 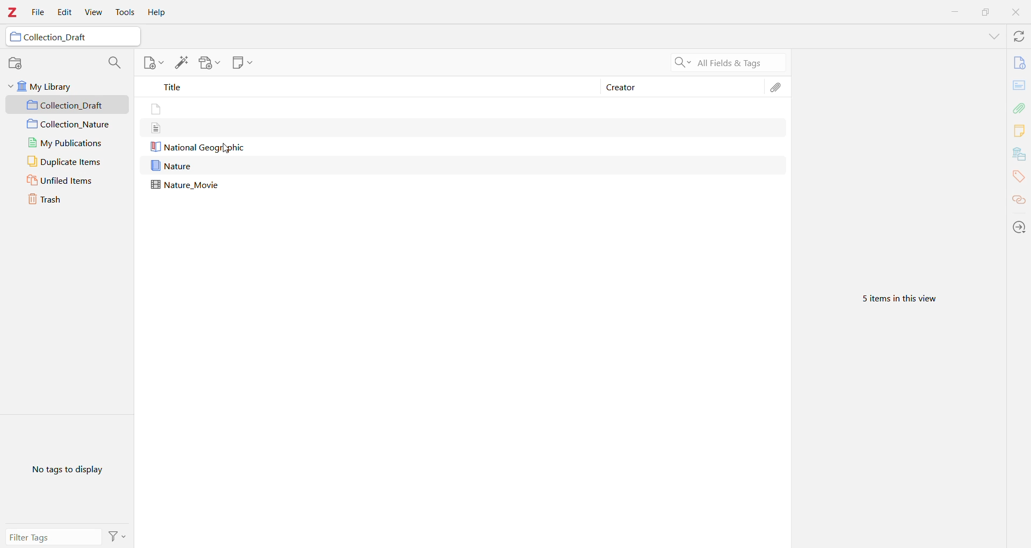 I want to click on Libraries and Collections, so click(x=1018, y=154).